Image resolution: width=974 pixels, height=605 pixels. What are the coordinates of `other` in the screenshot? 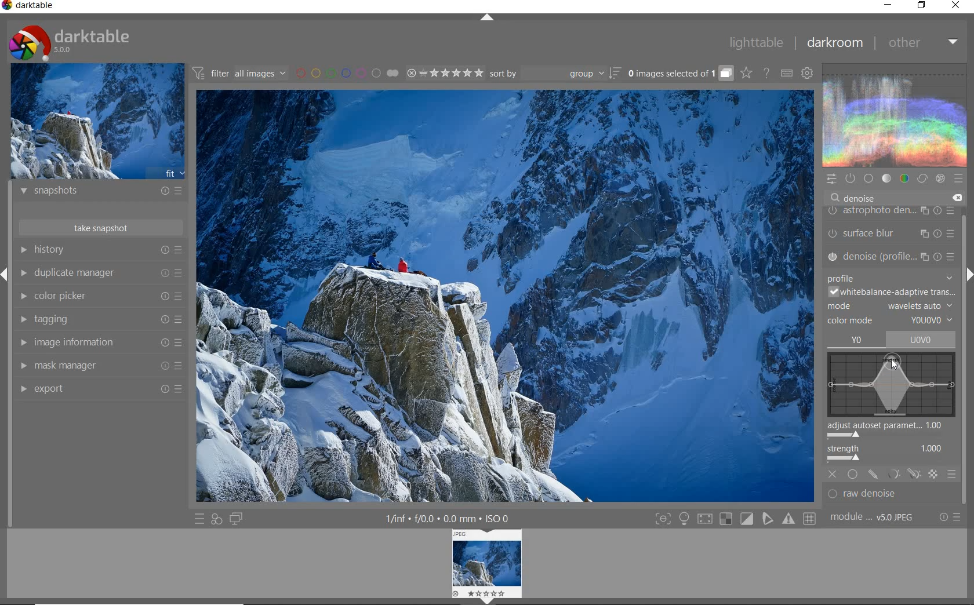 It's located at (922, 43).